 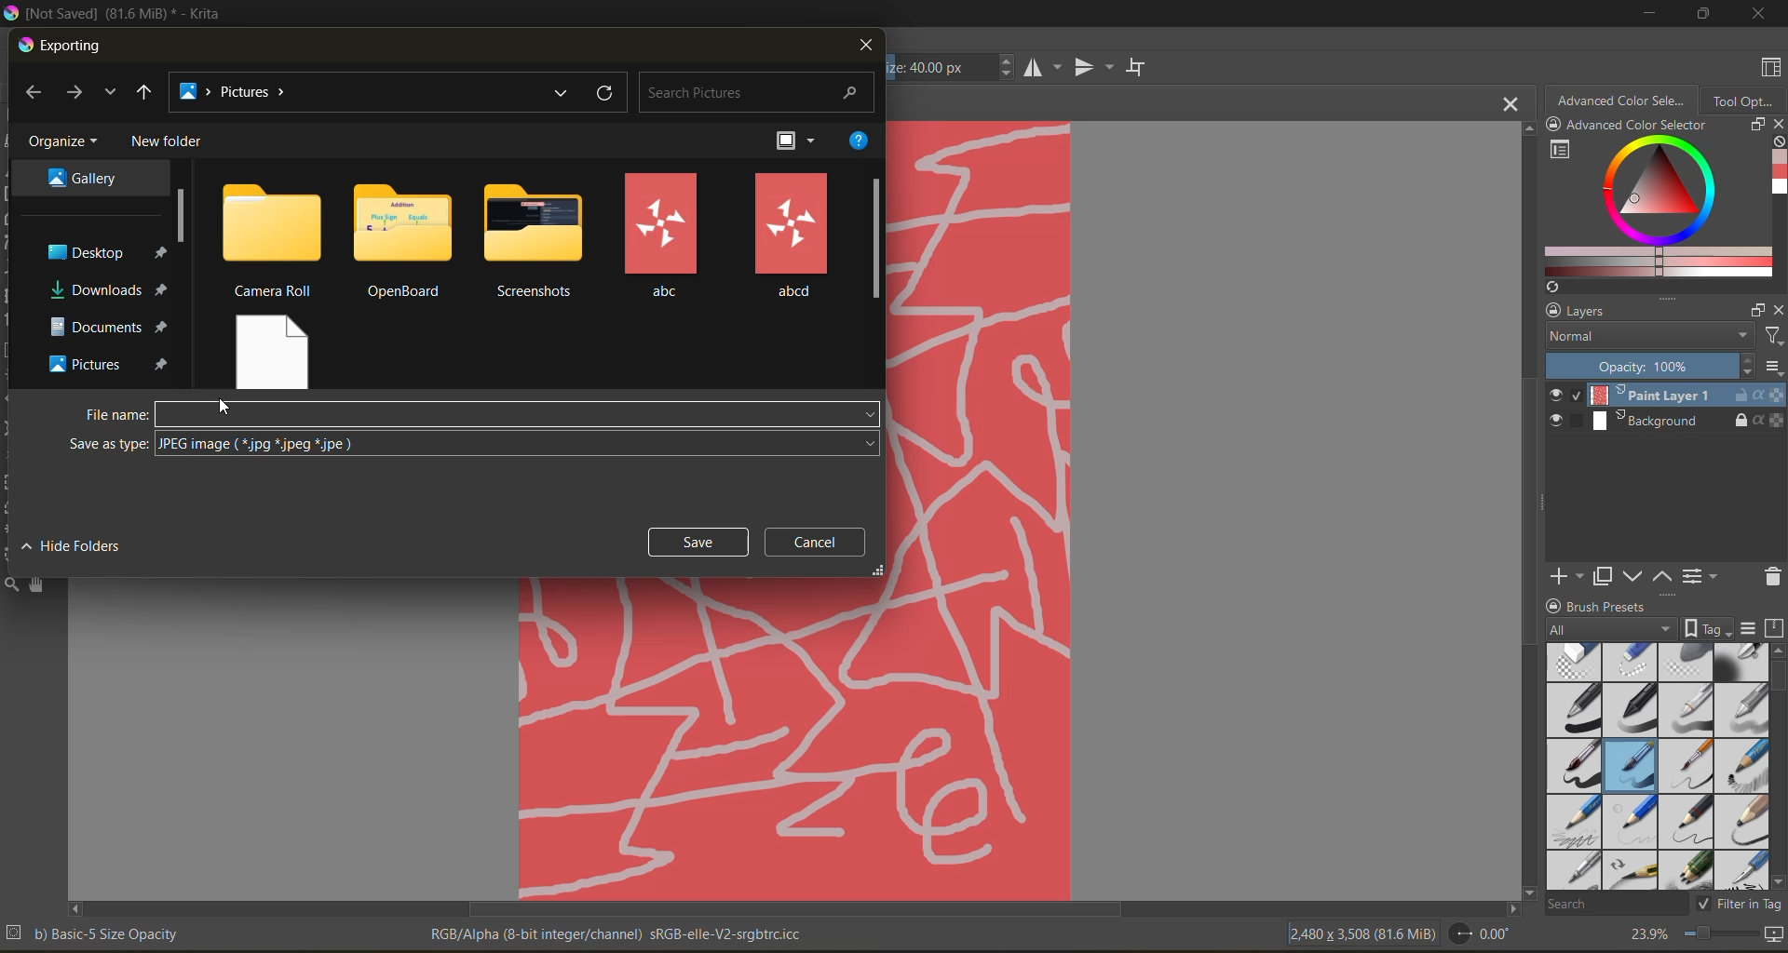 What do you see at coordinates (620, 933) in the screenshot?
I see `metadata` at bounding box center [620, 933].